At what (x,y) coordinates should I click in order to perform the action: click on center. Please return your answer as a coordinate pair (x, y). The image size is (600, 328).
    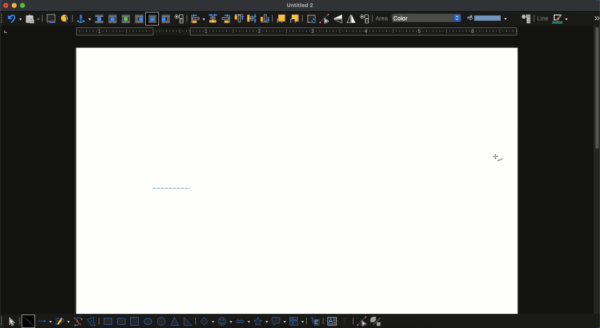
    Looking at the image, I should click on (252, 17).